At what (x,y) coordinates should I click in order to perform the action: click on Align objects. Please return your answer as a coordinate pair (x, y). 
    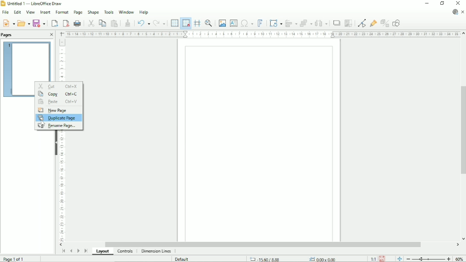
    Looking at the image, I should click on (291, 23).